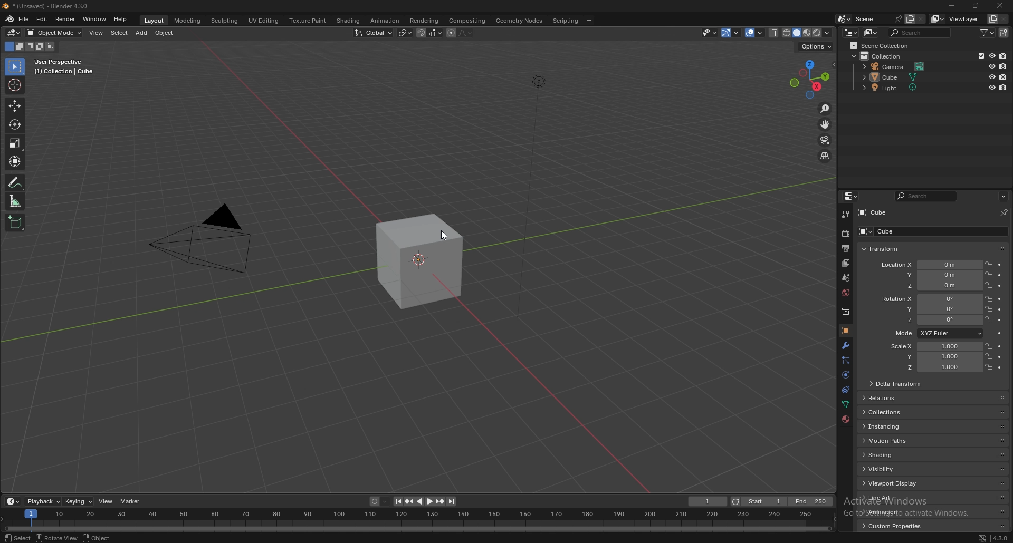 The width and height of the screenshot is (1013, 543). I want to click on rotation x, so click(930, 299).